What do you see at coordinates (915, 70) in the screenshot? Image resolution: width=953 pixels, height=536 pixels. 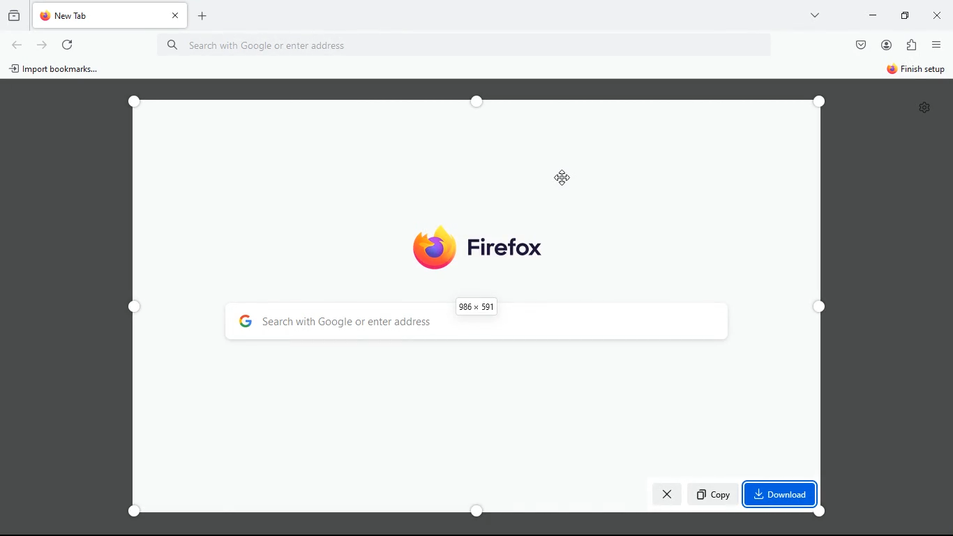 I see `finish setup` at bounding box center [915, 70].